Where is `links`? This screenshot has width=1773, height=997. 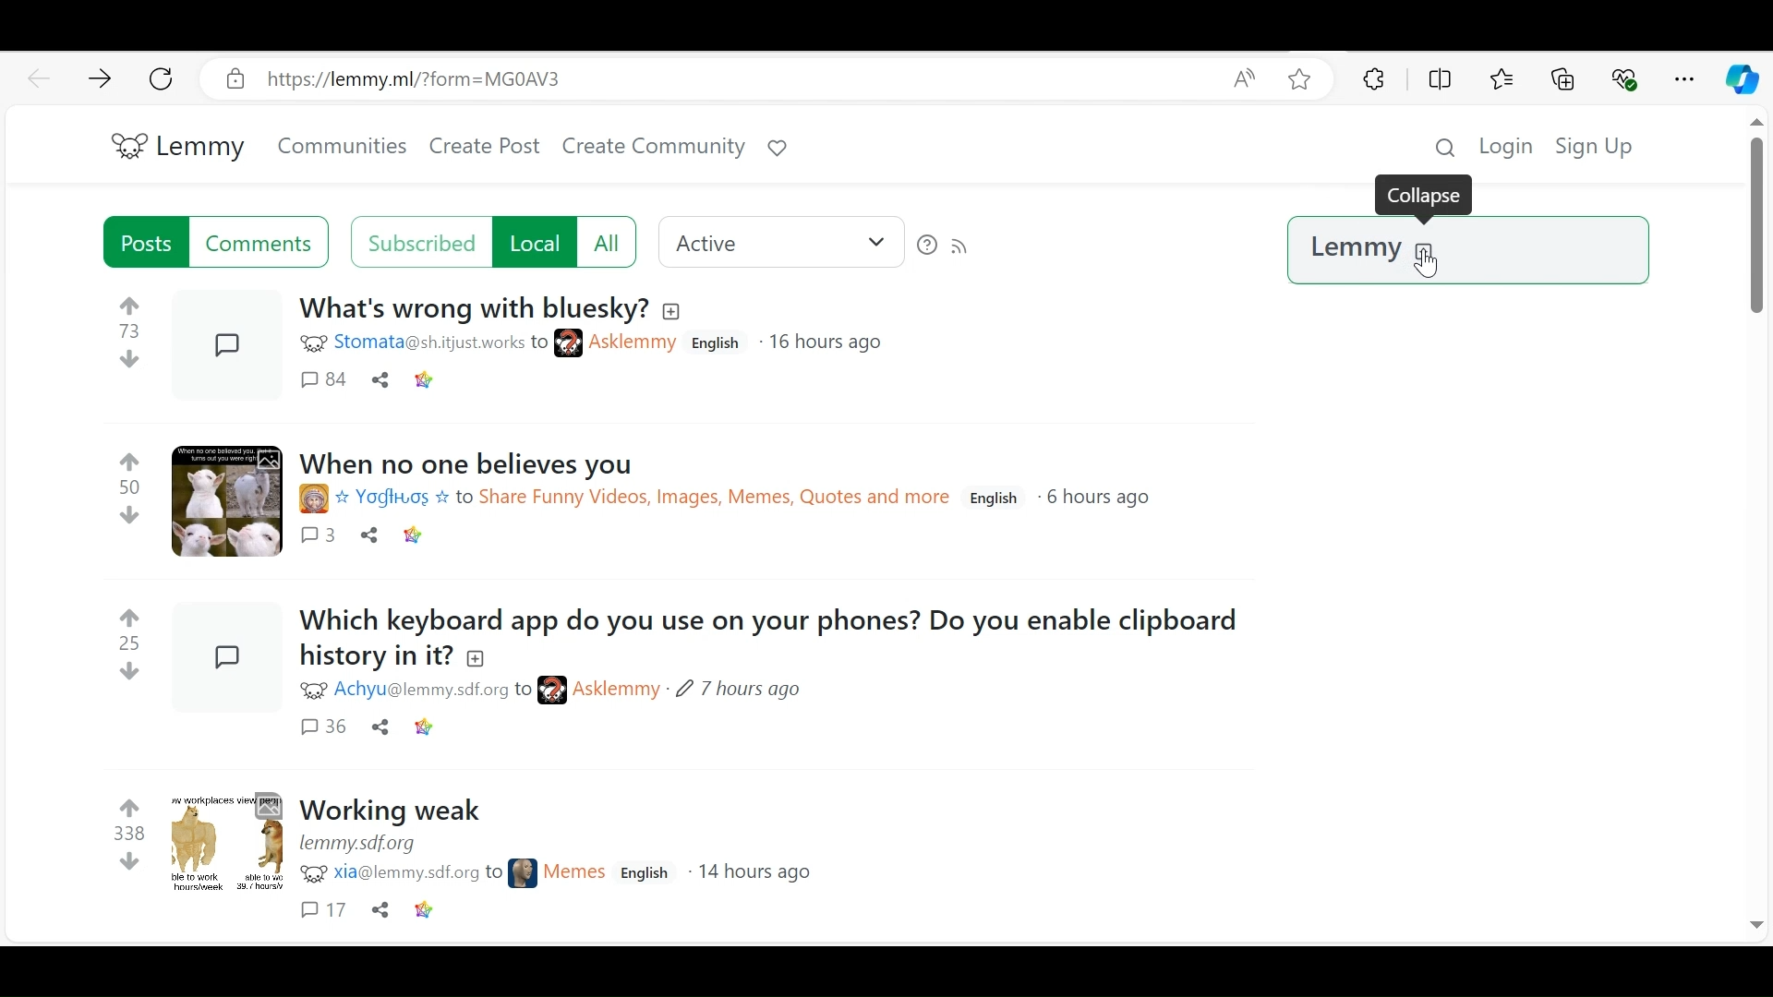 links is located at coordinates (641, 500).